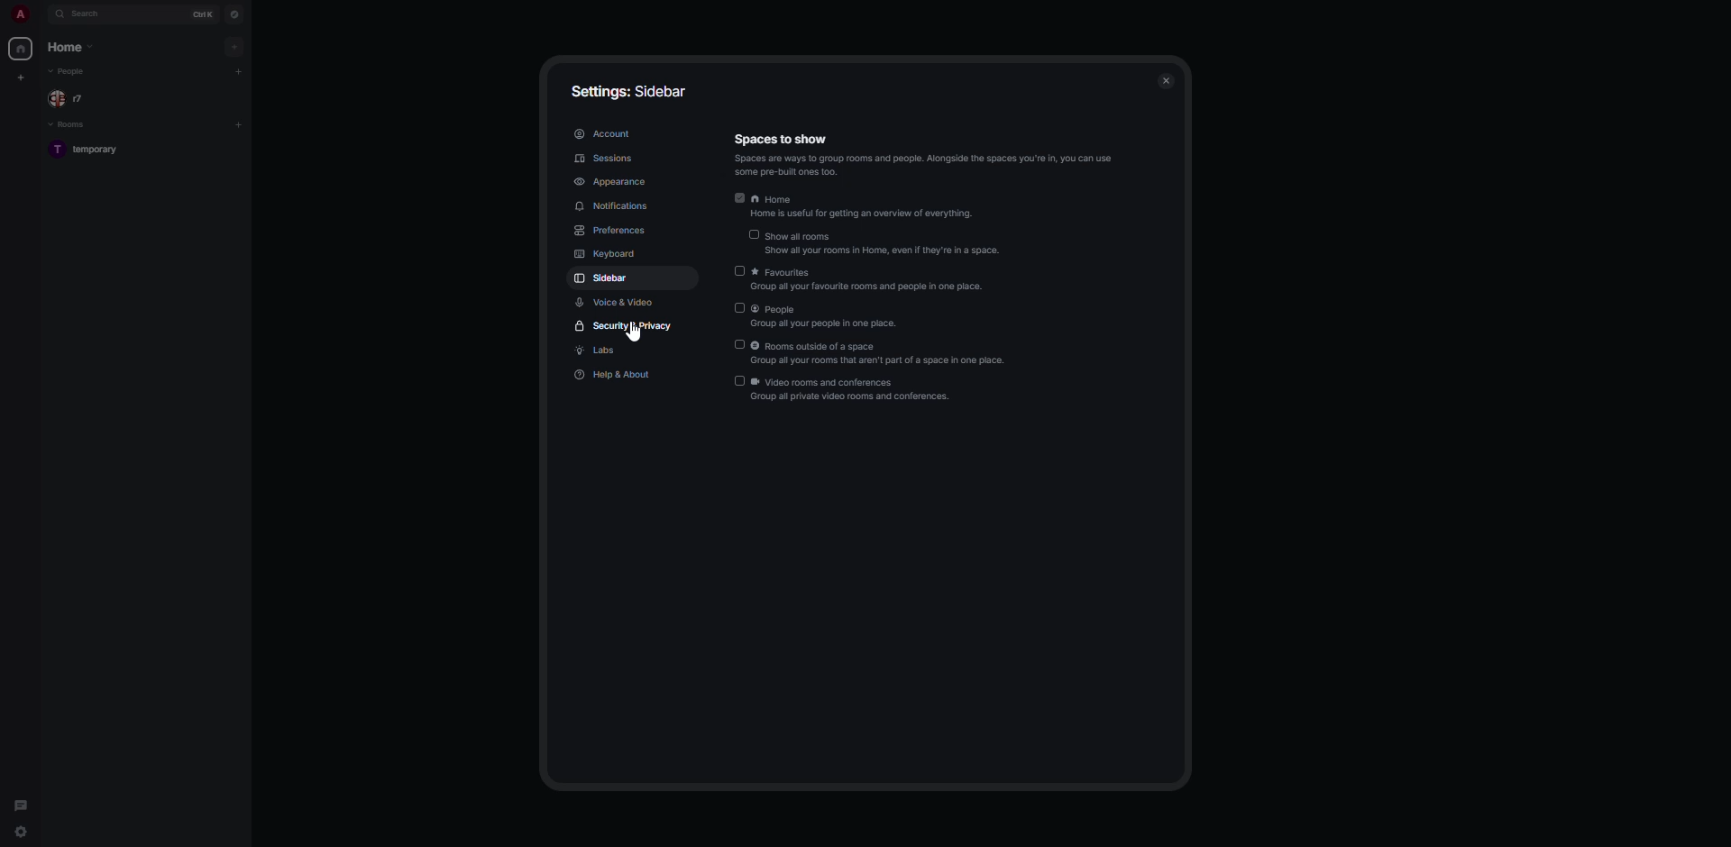 The image size is (1731, 847). Describe the element at coordinates (635, 335) in the screenshot. I see `cursor` at that location.